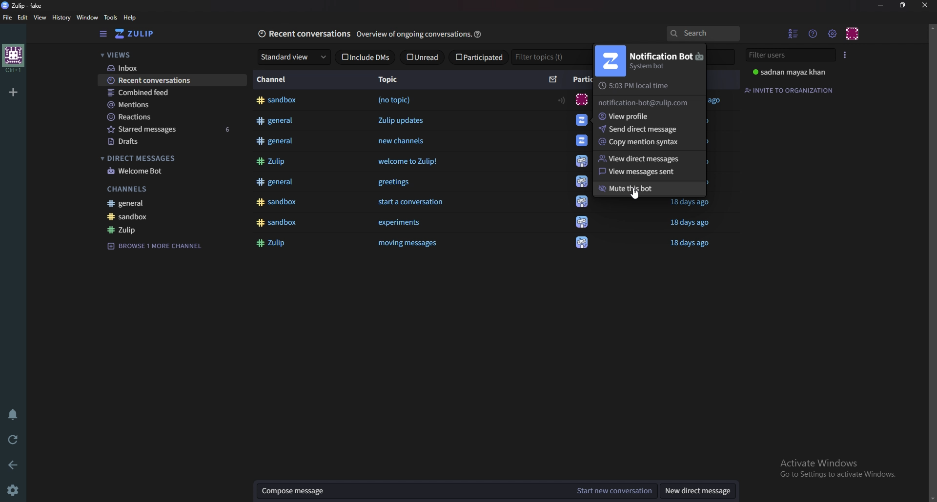 The image size is (937, 502). I want to click on sort by unread message count, so click(553, 78).